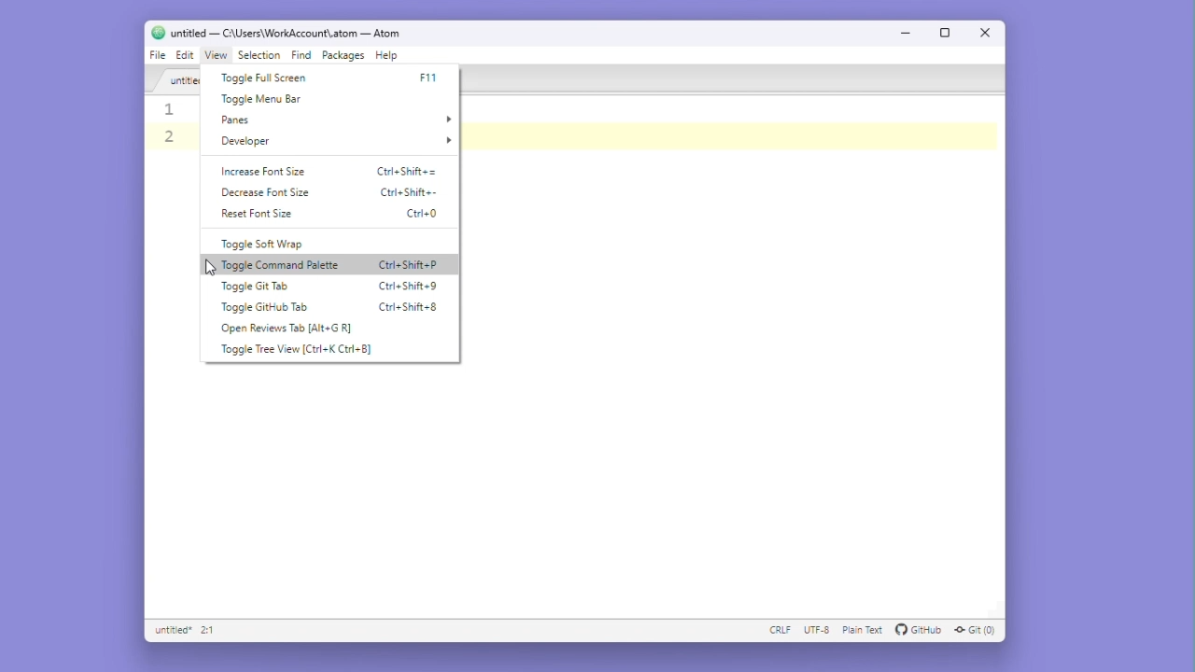 Image resolution: width=1195 pixels, height=672 pixels. What do you see at coordinates (171, 631) in the screenshot?
I see `untitled*` at bounding box center [171, 631].